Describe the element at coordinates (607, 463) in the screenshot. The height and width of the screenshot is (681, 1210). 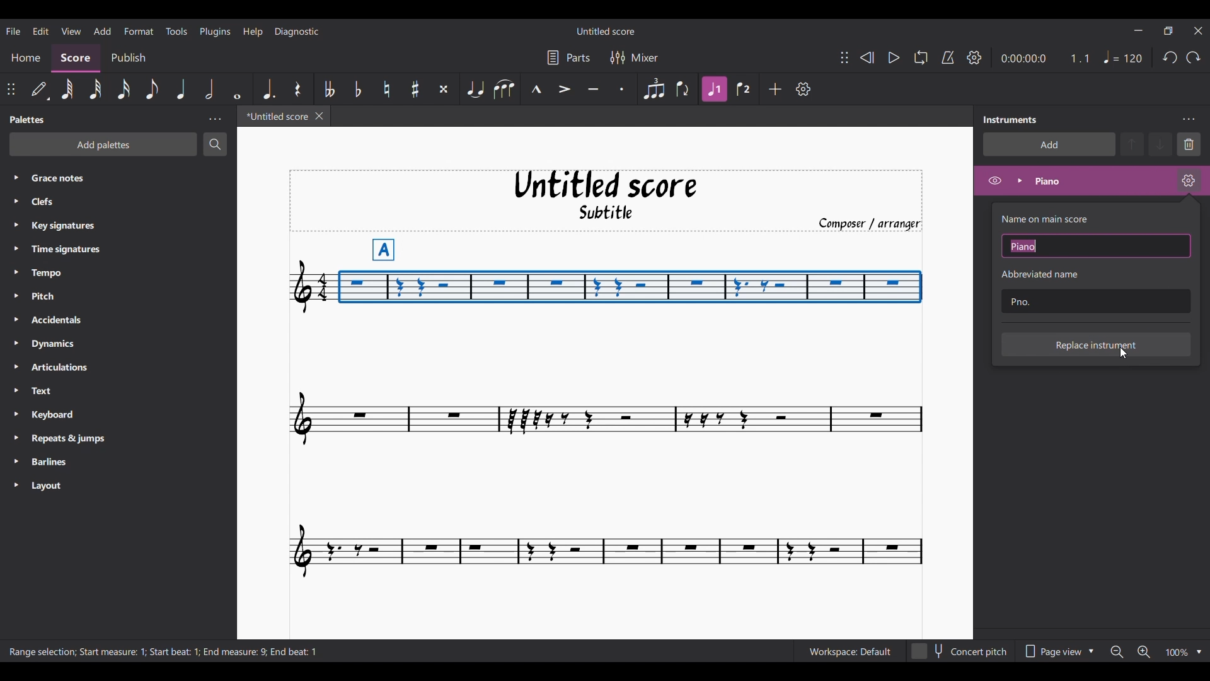
I see `Current score` at that location.